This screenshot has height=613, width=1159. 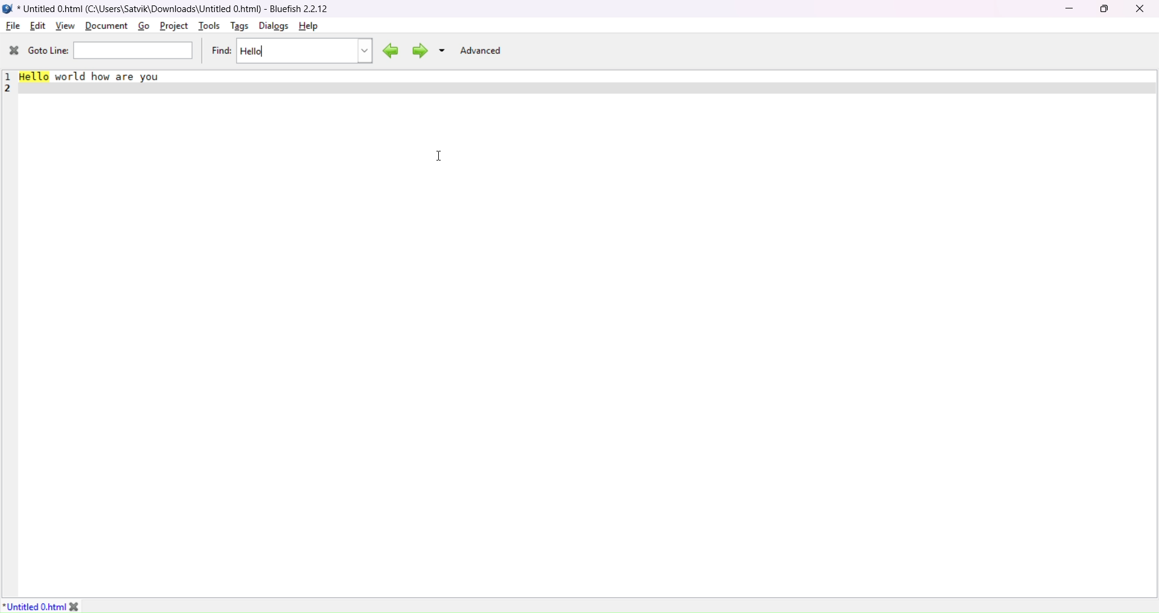 What do you see at coordinates (418, 51) in the screenshot?
I see `next` at bounding box center [418, 51].